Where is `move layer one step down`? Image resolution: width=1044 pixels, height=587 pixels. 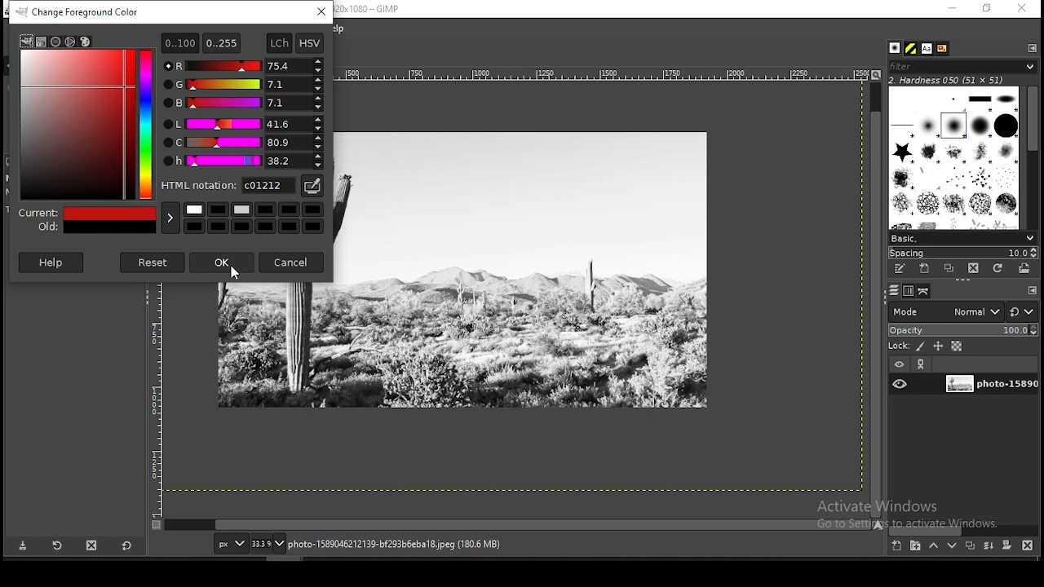 move layer one step down is located at coordinates (952, 545).